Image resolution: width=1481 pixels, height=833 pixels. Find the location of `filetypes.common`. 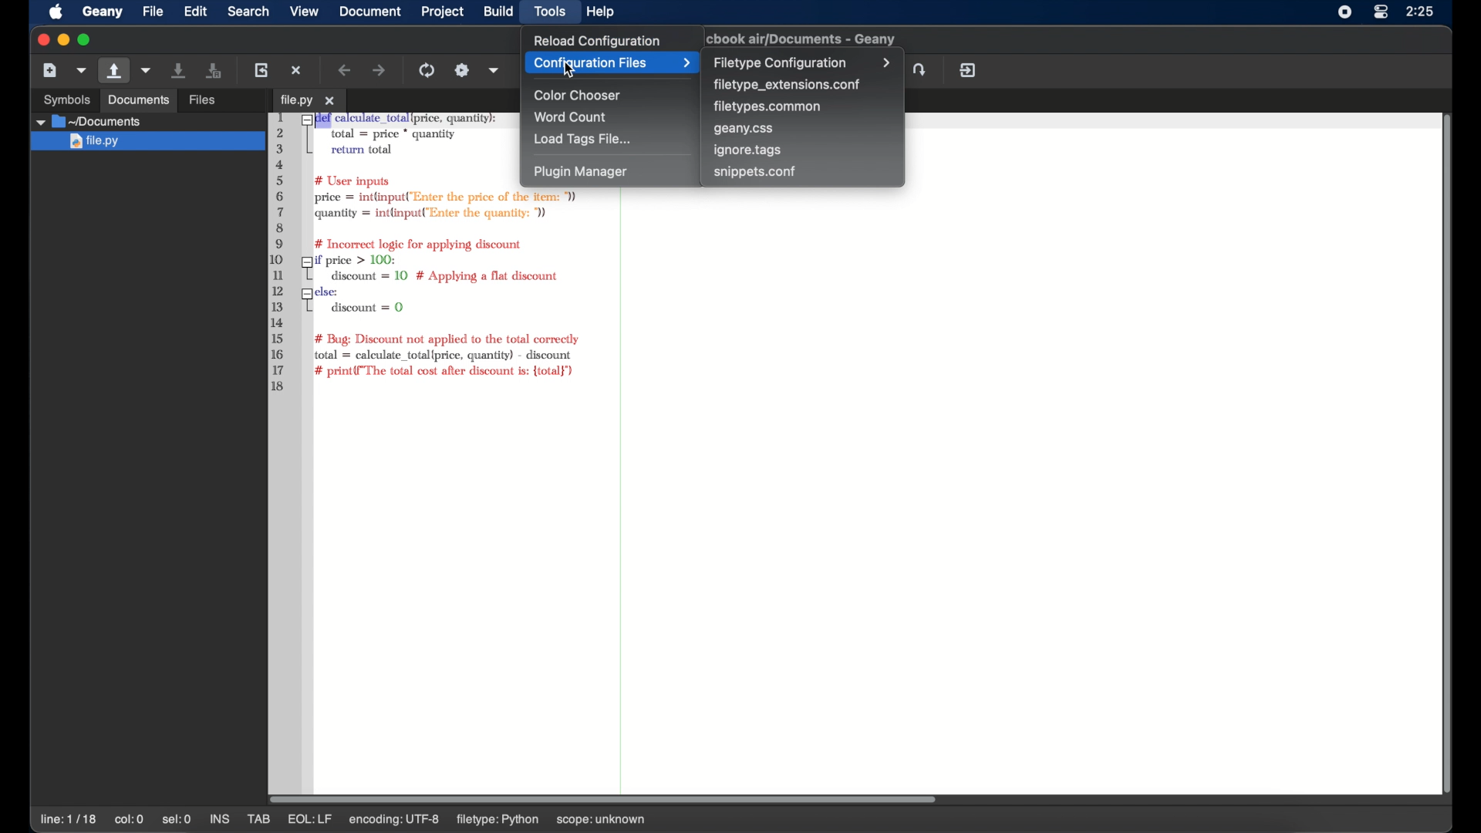

filetypes.common is located at coordinates (769, 106).